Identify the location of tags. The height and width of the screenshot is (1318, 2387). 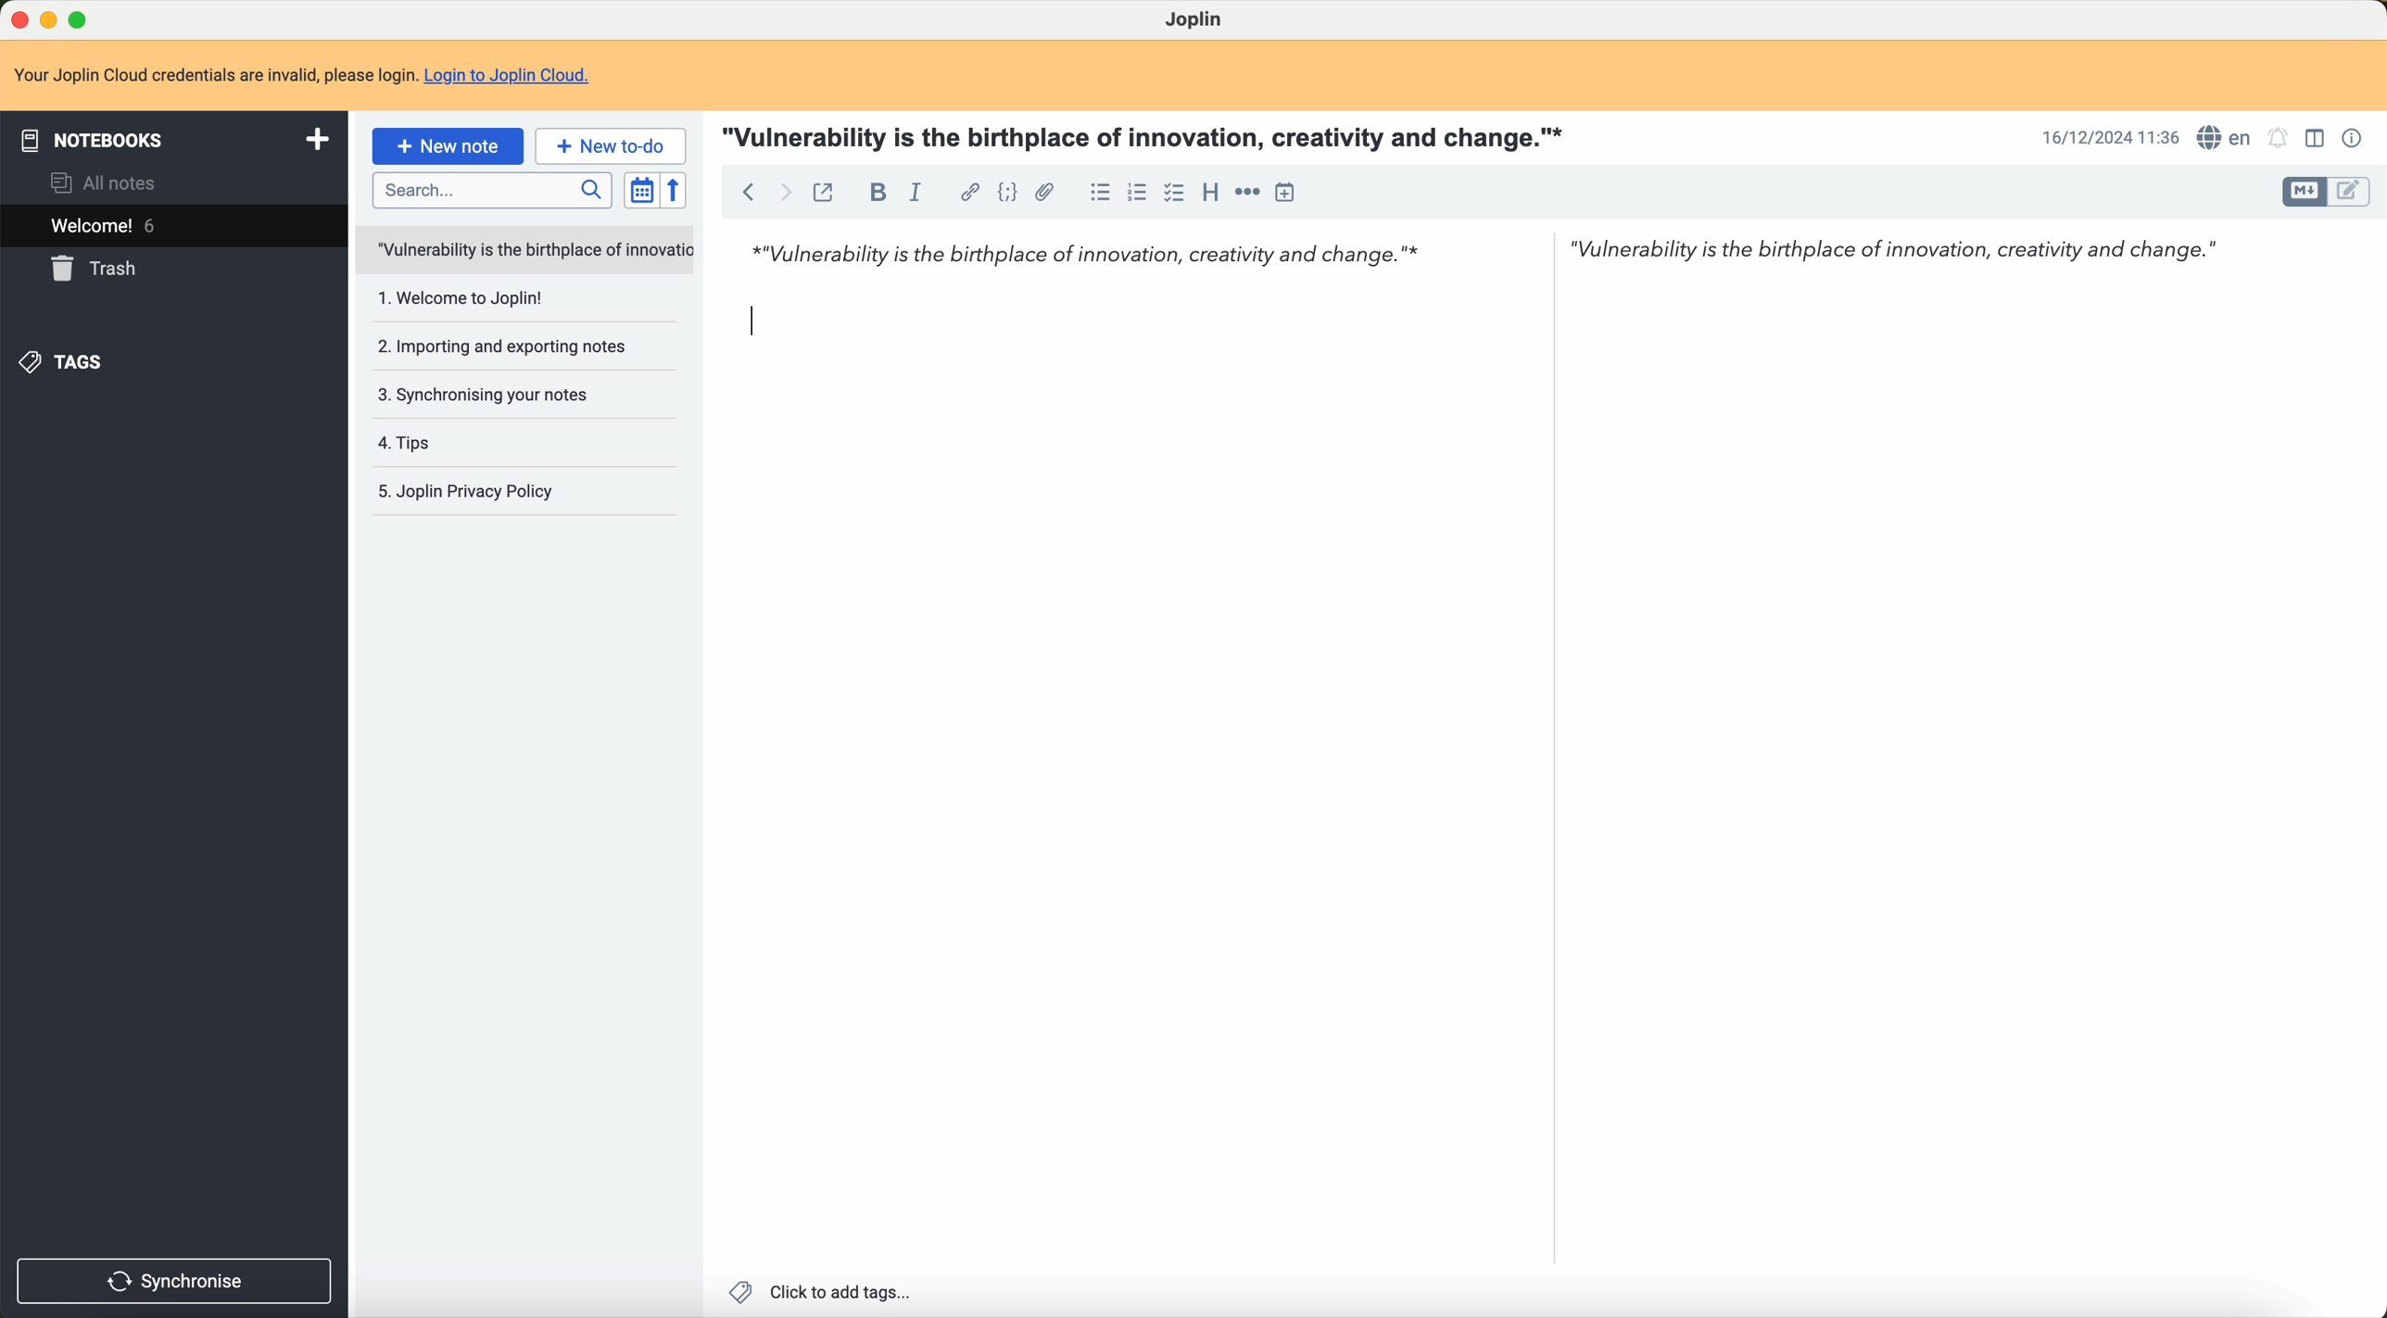
(69, 361).